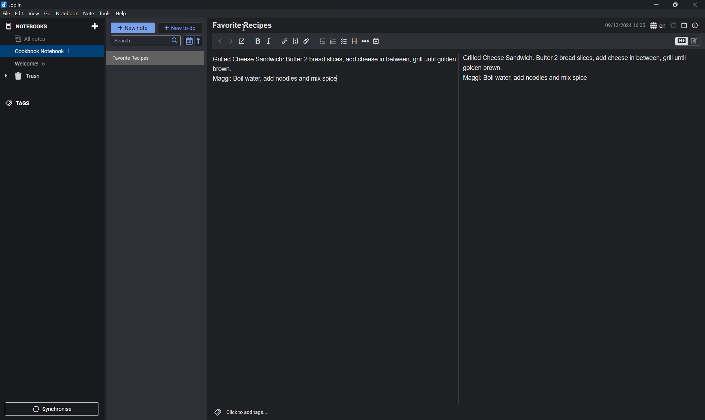  What do you see at coordinates (131, 58) in the screenshot?
I see `Favorite recipies` at bounding box center [131, 58].